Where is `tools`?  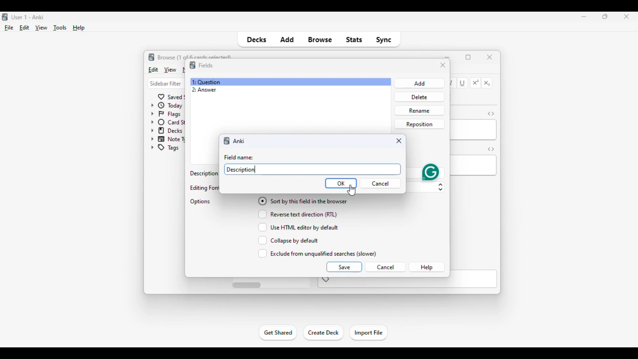
tools is located at coordinates (60, 28).